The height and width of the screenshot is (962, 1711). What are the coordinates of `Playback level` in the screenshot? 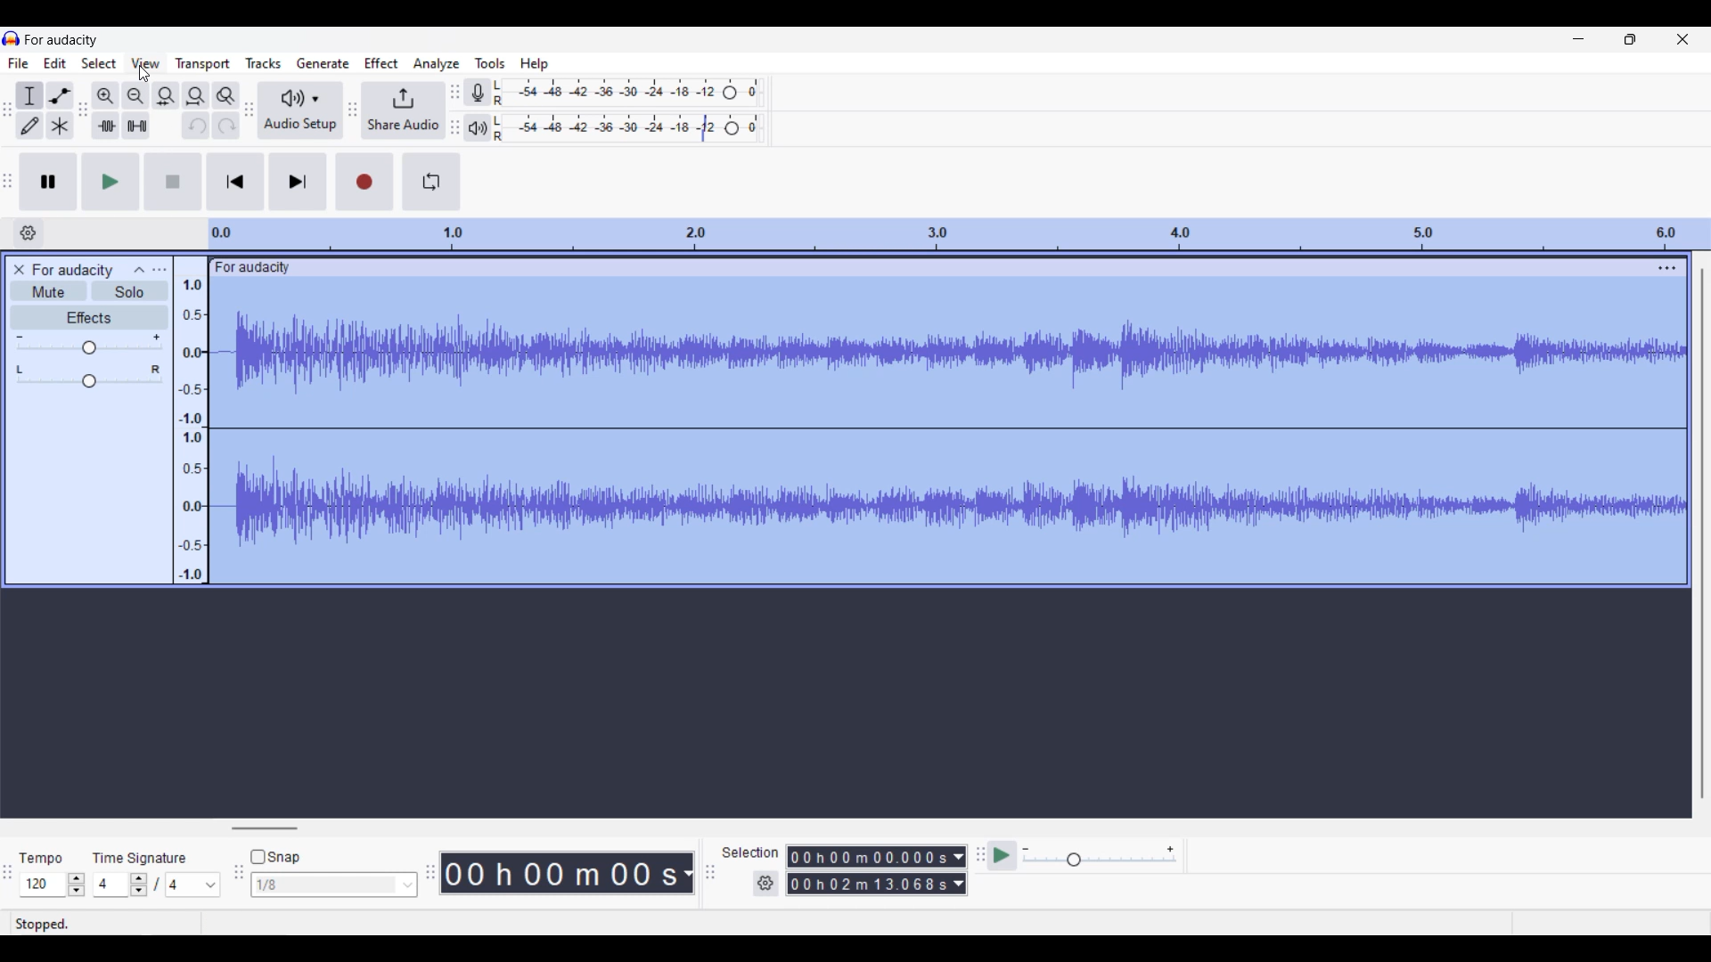 It's located at (628, 128).